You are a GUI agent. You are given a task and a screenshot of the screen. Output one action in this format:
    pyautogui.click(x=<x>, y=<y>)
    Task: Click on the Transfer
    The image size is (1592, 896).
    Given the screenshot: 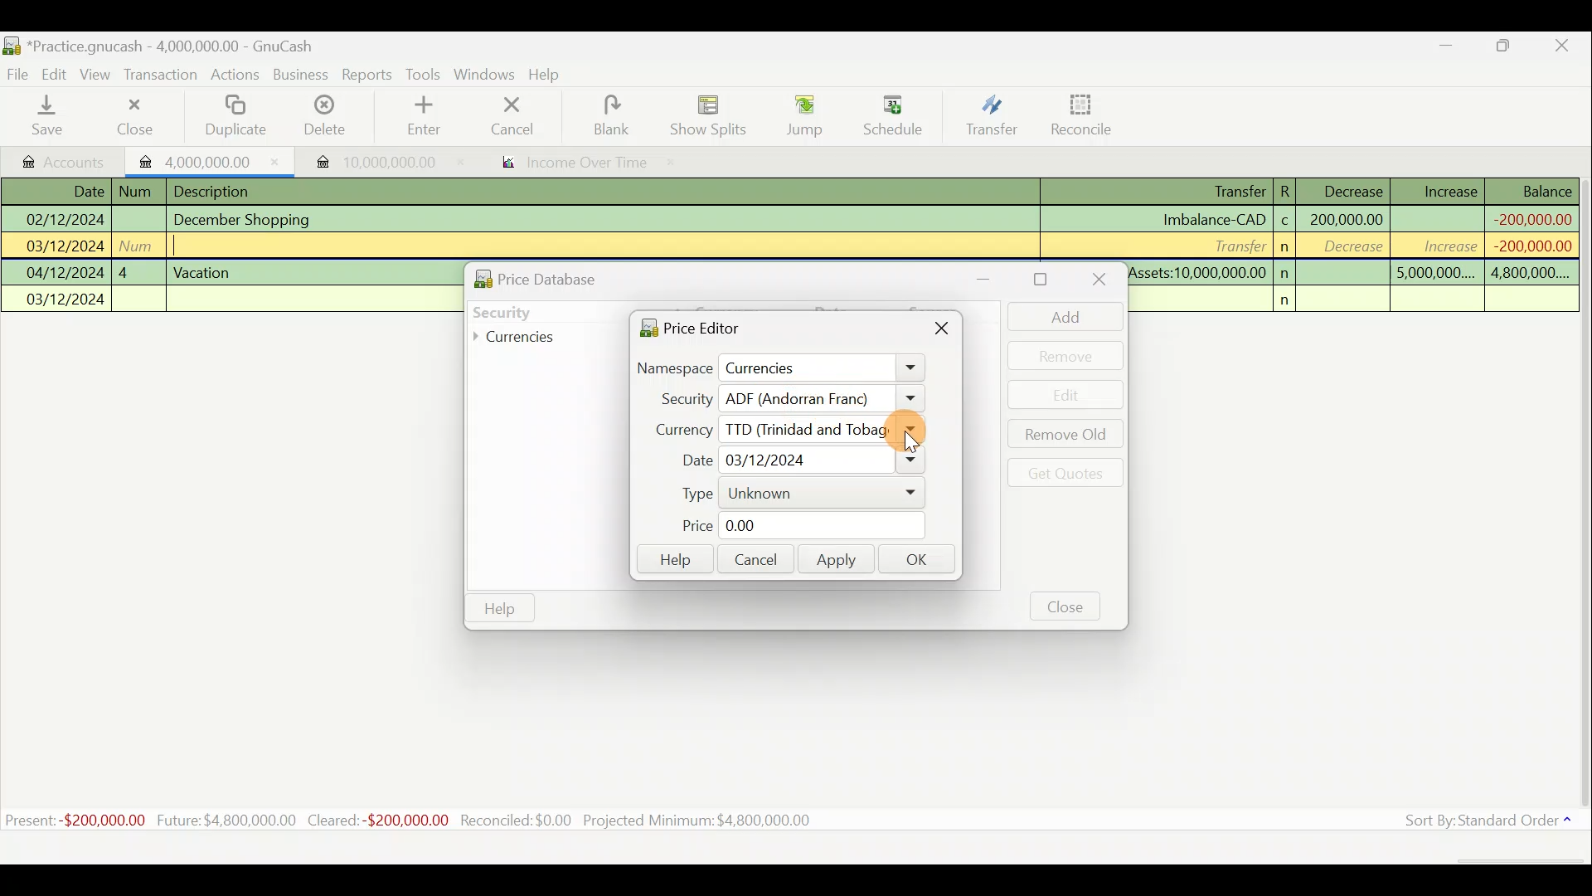 What is the action you would take?
    pyautogui.click(x=1223, y=192)
    